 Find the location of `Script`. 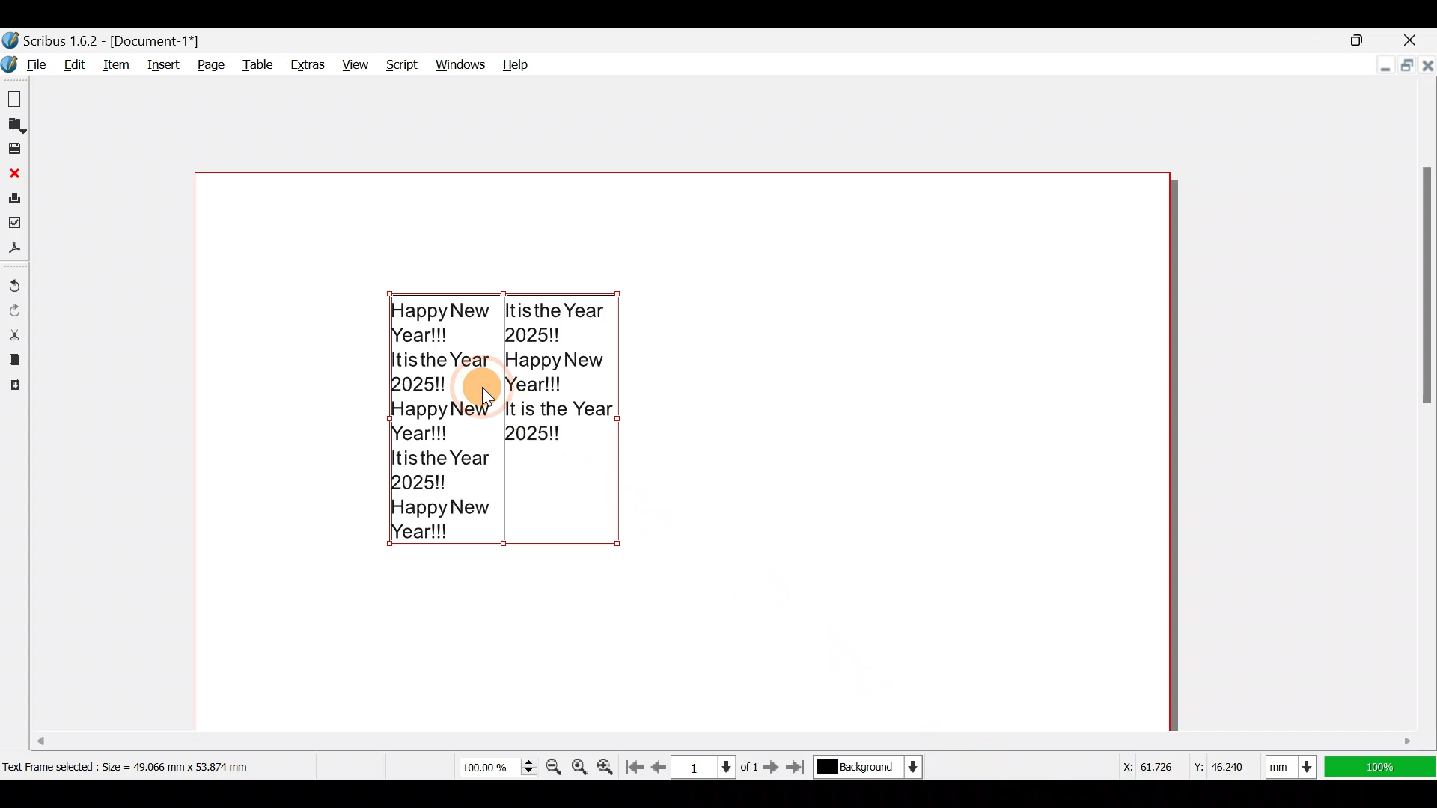

Script is located at coordinates (398, 61).